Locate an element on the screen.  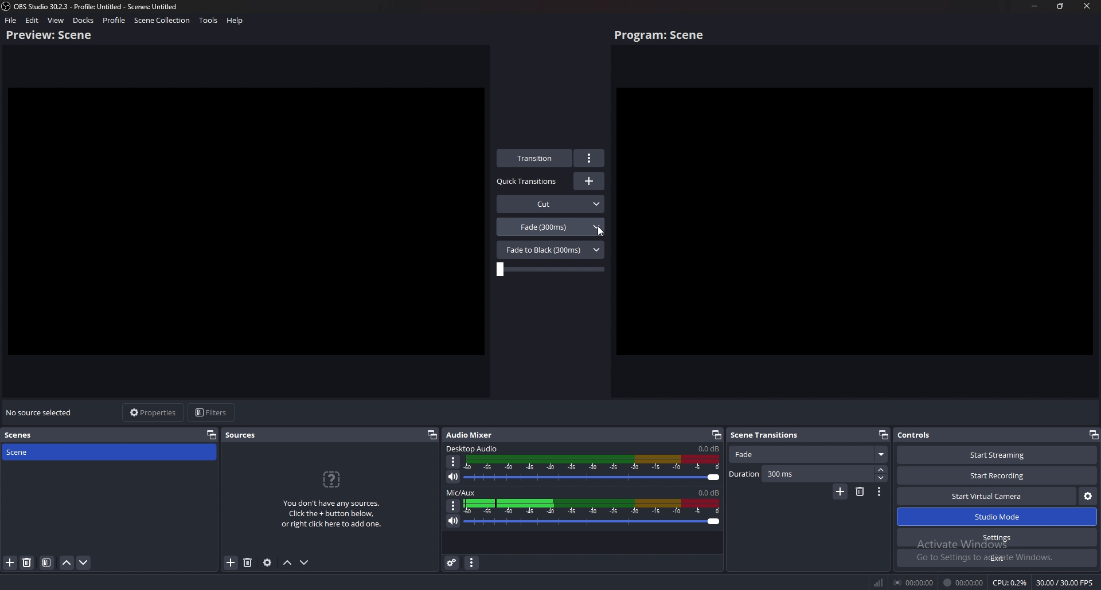
Fate to black(300ms) is located at coordinates (550, 249).